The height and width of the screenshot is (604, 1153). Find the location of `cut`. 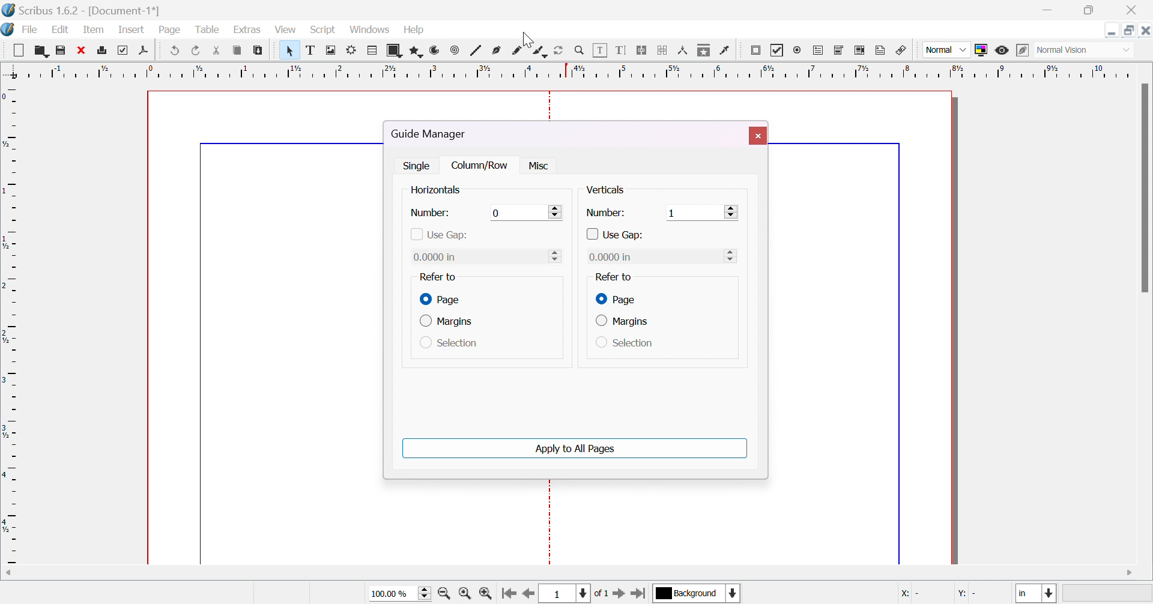

cut is located at coordinates (216, 49).